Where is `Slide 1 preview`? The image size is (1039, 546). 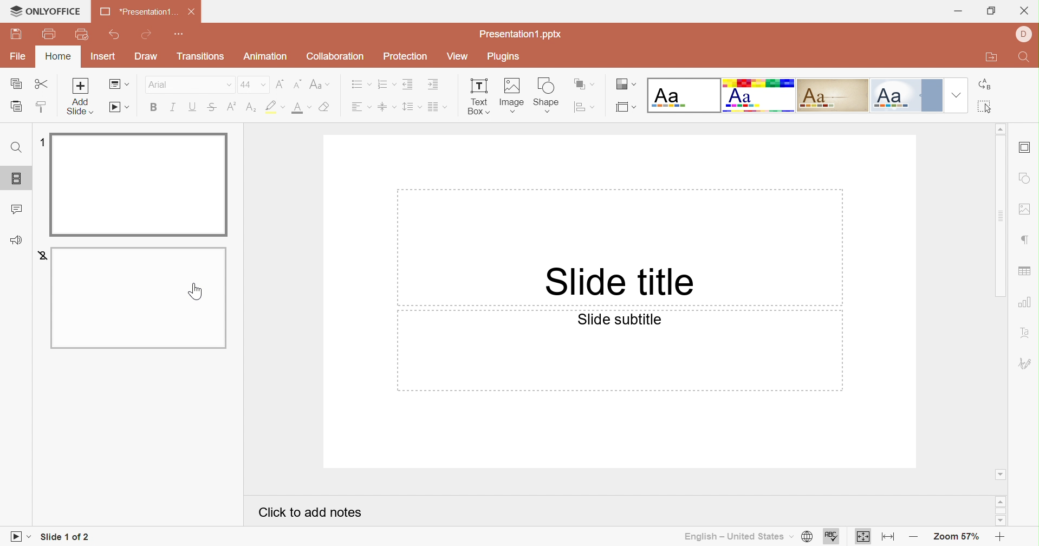 Slide 1 preview is located at coordinates (138, 184).